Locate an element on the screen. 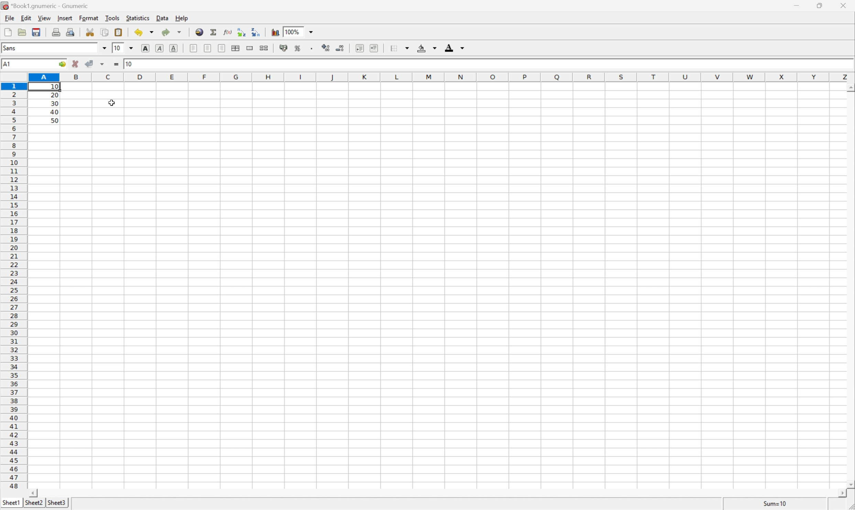 This screenshot has height=510, width=855. Split merged ranges of cells is located at coordinates (266, 47).